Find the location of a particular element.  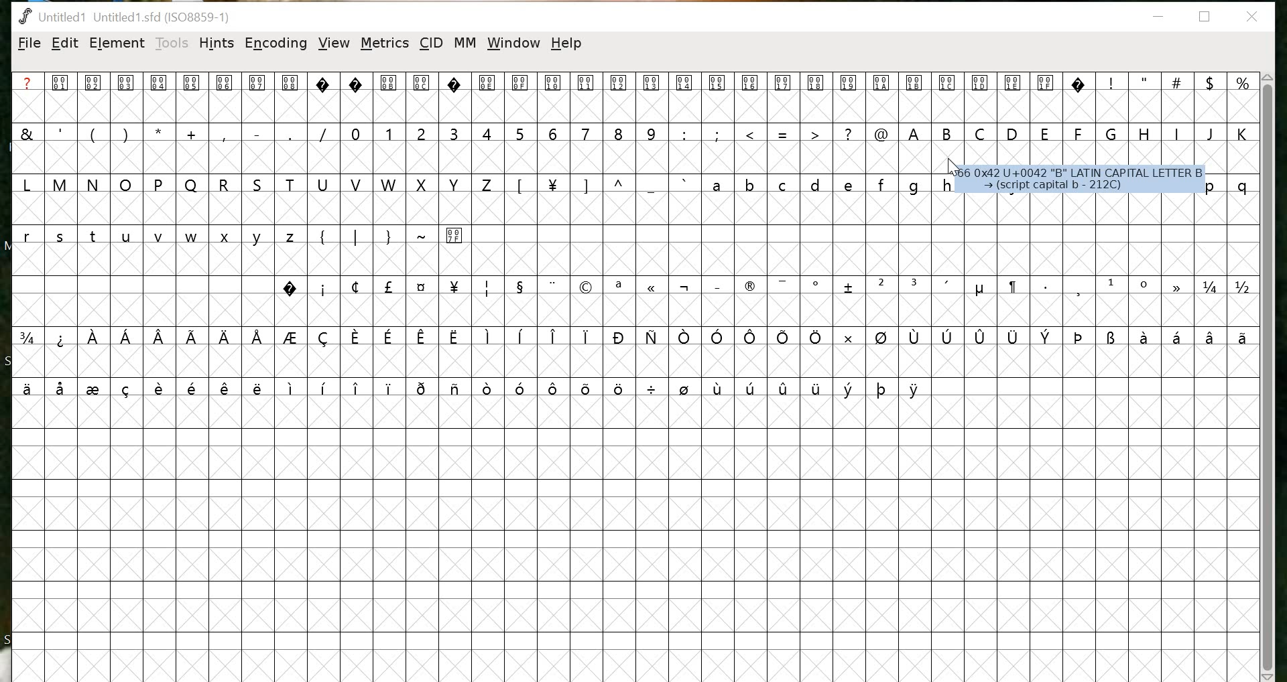

window is located at coordinates (513, 43).